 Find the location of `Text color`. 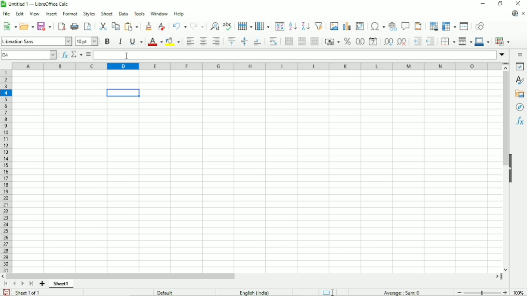

Text color is located at coordinates (156, 41).